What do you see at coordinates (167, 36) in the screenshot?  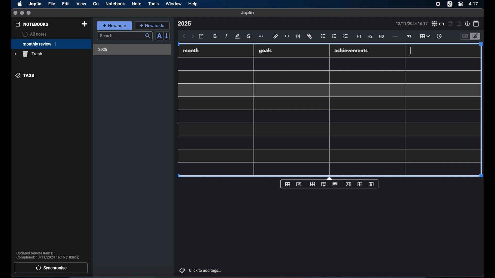 I see `reverse sort order` at bounding box center [167, 36].